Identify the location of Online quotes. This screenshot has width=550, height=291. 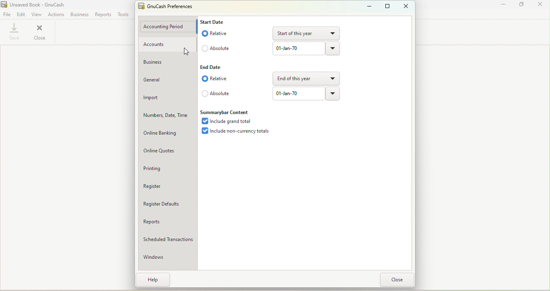
(166, 151).